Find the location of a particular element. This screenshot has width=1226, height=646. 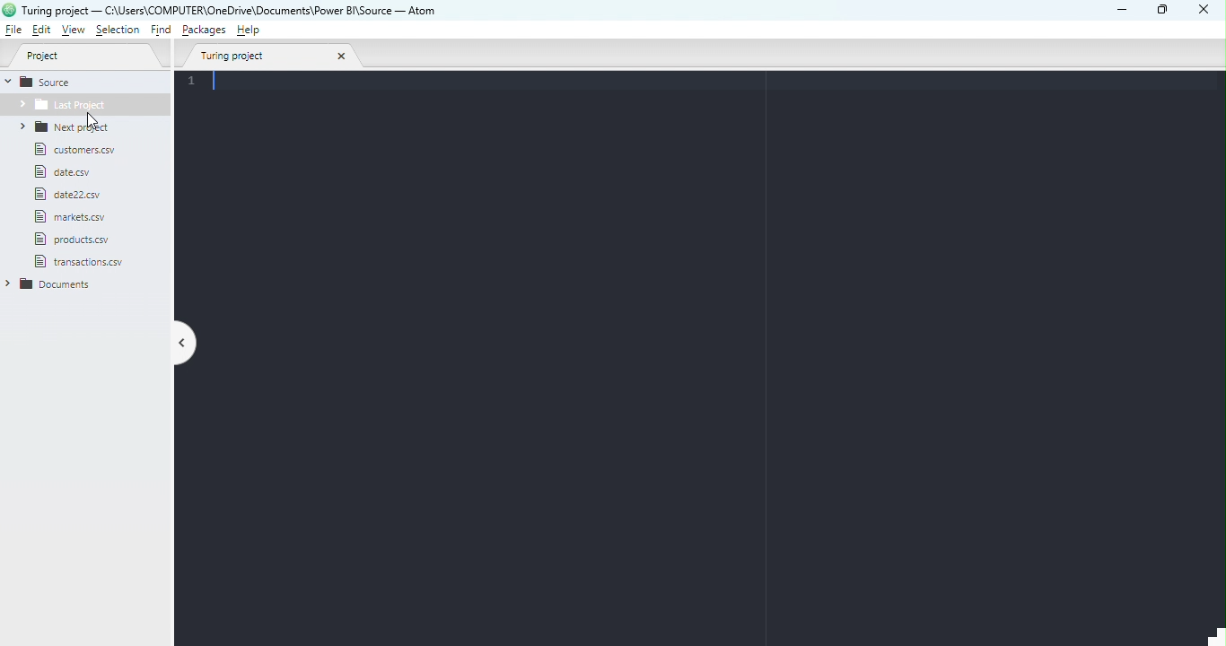

Folder is located at coordinates (73, 127).